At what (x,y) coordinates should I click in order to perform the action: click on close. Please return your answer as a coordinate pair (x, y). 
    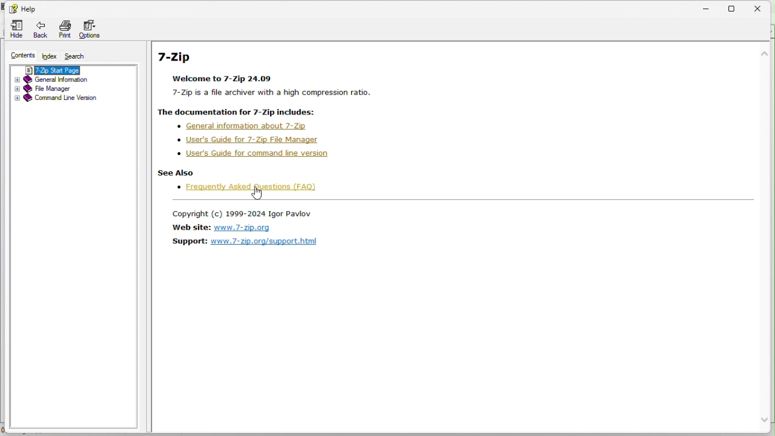
    Looking at the image, I should click on (762, 8).